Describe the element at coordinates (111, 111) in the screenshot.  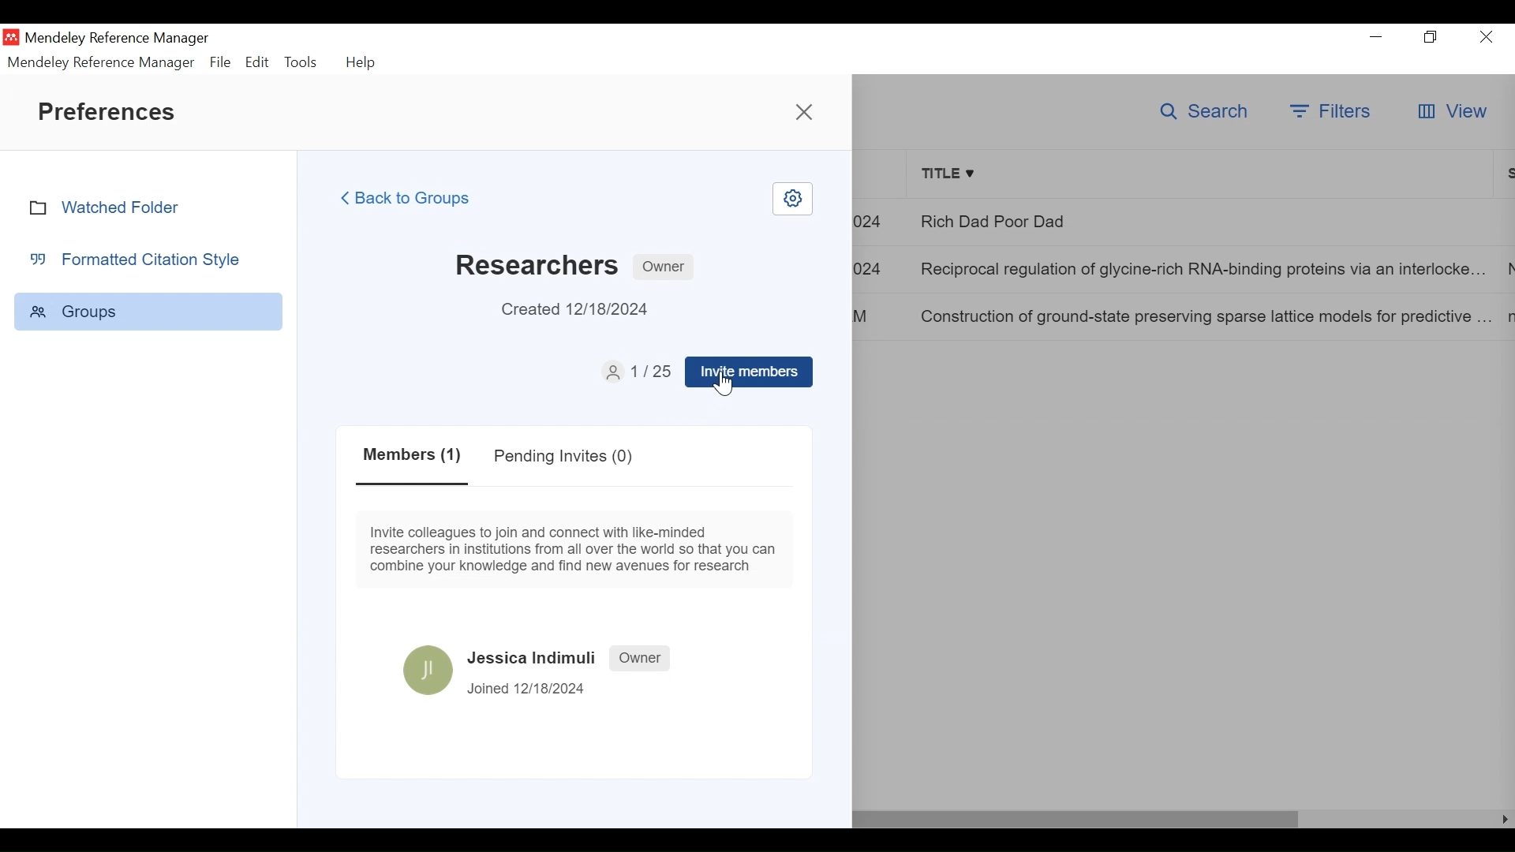
I see `Preferences` at that location.